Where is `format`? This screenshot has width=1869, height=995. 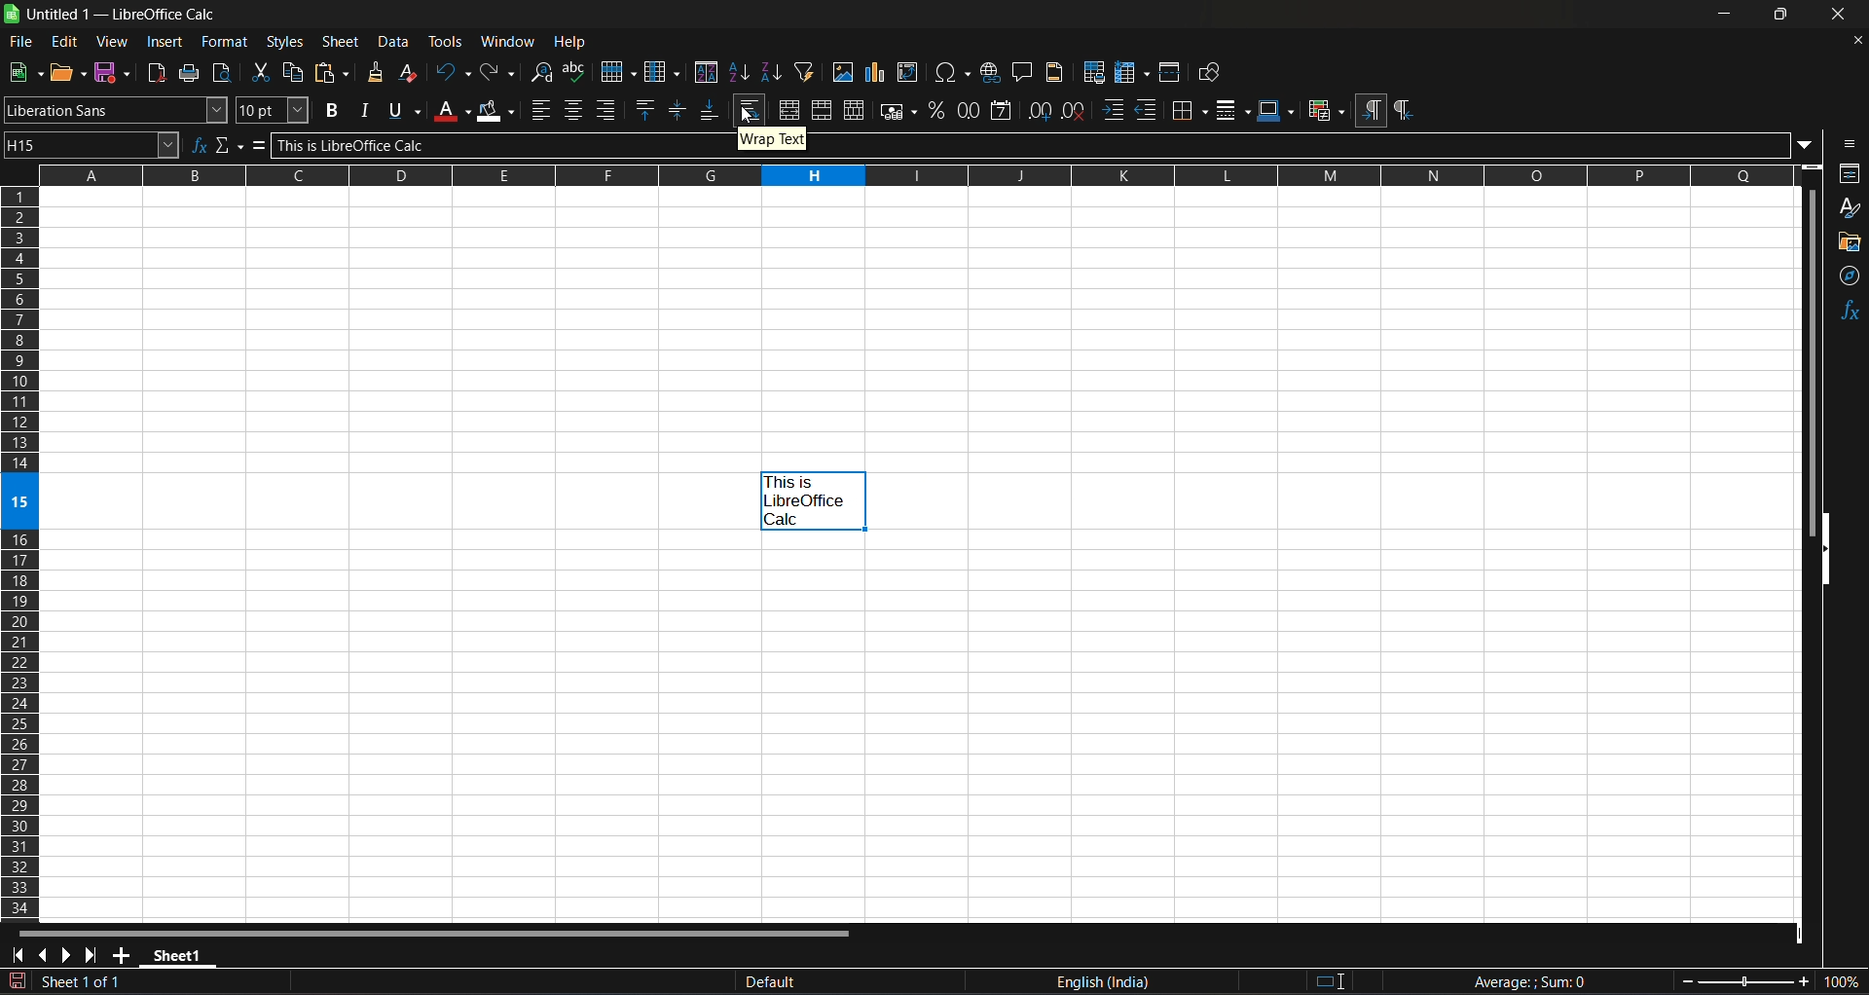
format is located at coordinates (226, 41).